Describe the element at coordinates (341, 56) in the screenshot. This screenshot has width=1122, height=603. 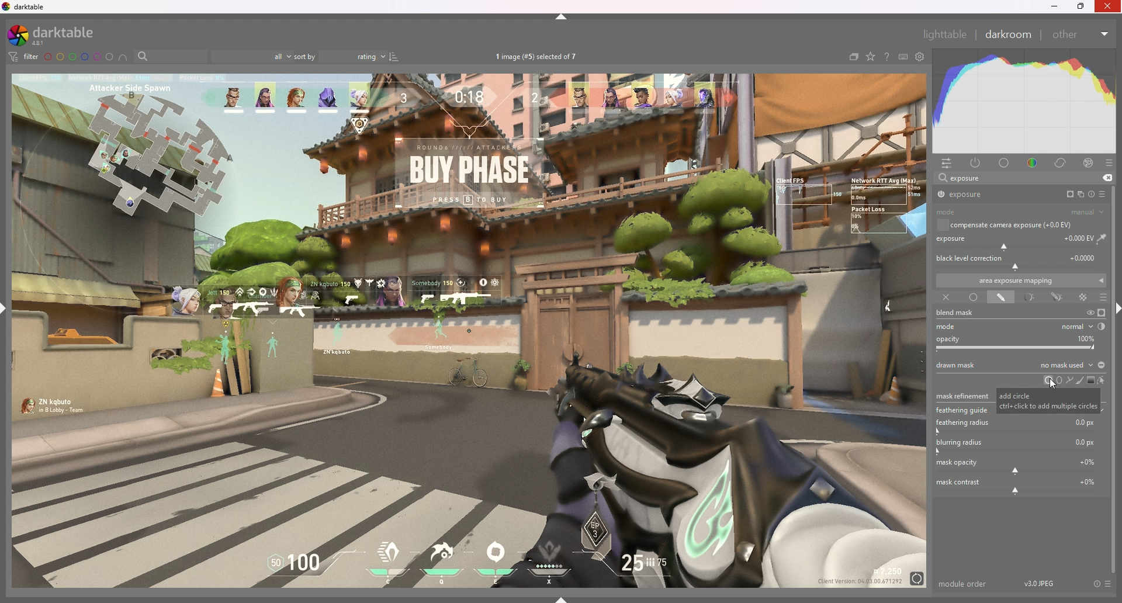
I see `sort by` at that location.